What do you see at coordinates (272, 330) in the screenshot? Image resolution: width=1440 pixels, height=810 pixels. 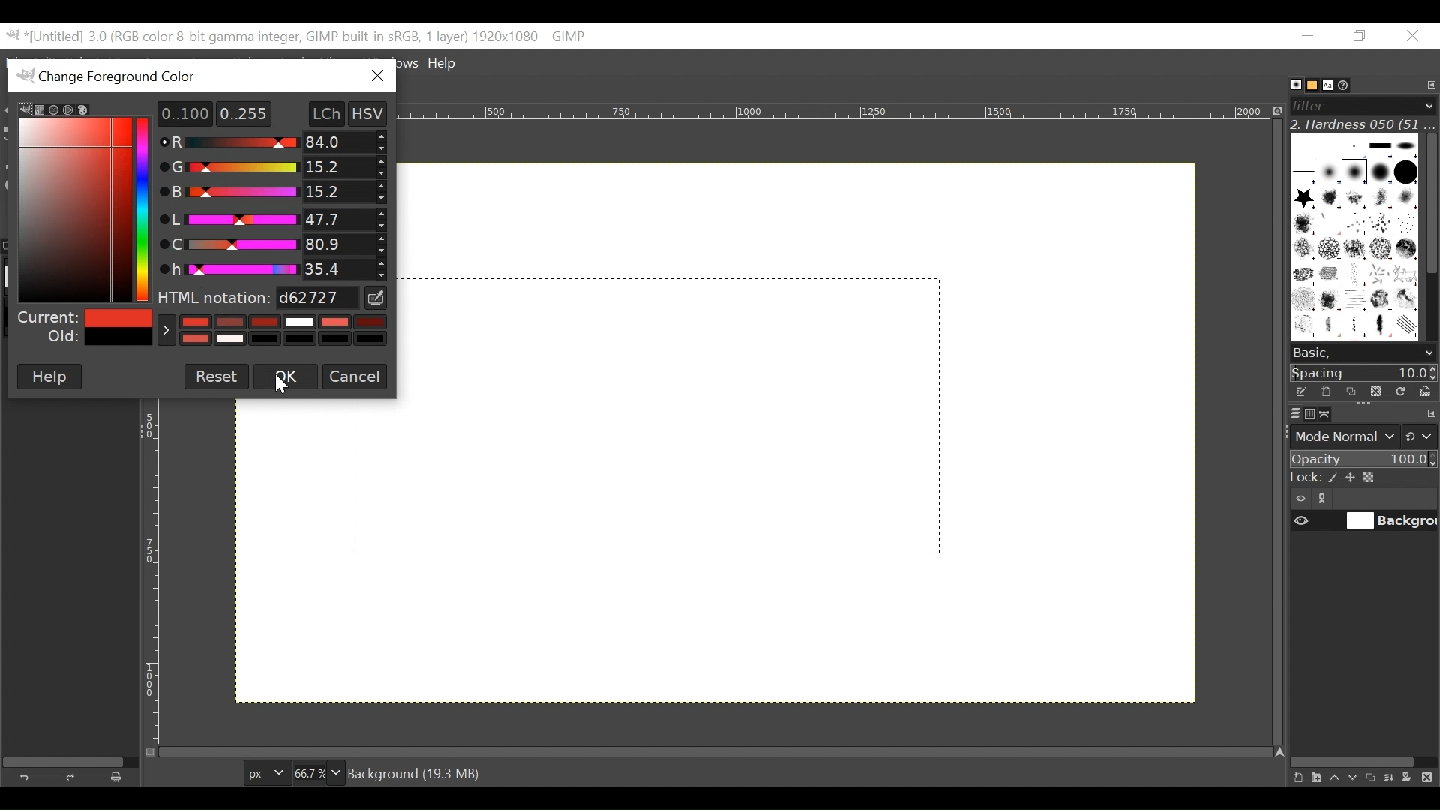 I see `Recent colors` at bounding box center [272, 330].